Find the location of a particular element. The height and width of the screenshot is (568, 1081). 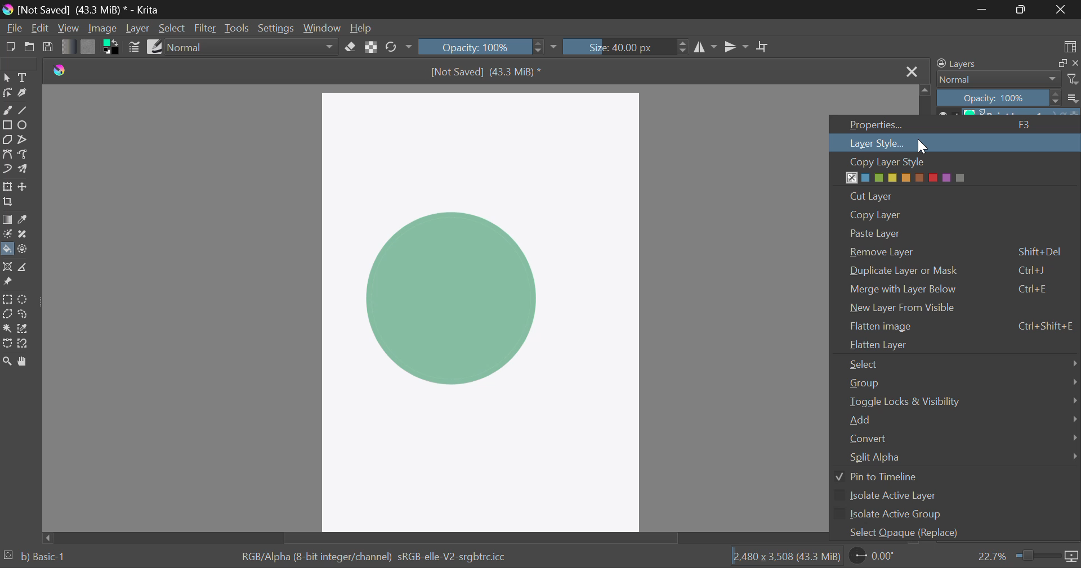

Polygon is located at coordinates (7, 139).